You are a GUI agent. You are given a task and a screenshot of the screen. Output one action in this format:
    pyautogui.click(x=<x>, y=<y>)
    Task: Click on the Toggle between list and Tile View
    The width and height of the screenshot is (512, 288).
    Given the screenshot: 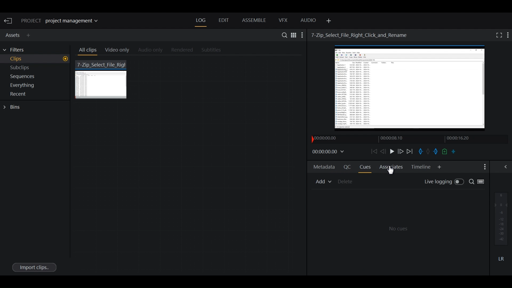 What is the action you would take?
    pyautogui.click(x=293, y=35)
    